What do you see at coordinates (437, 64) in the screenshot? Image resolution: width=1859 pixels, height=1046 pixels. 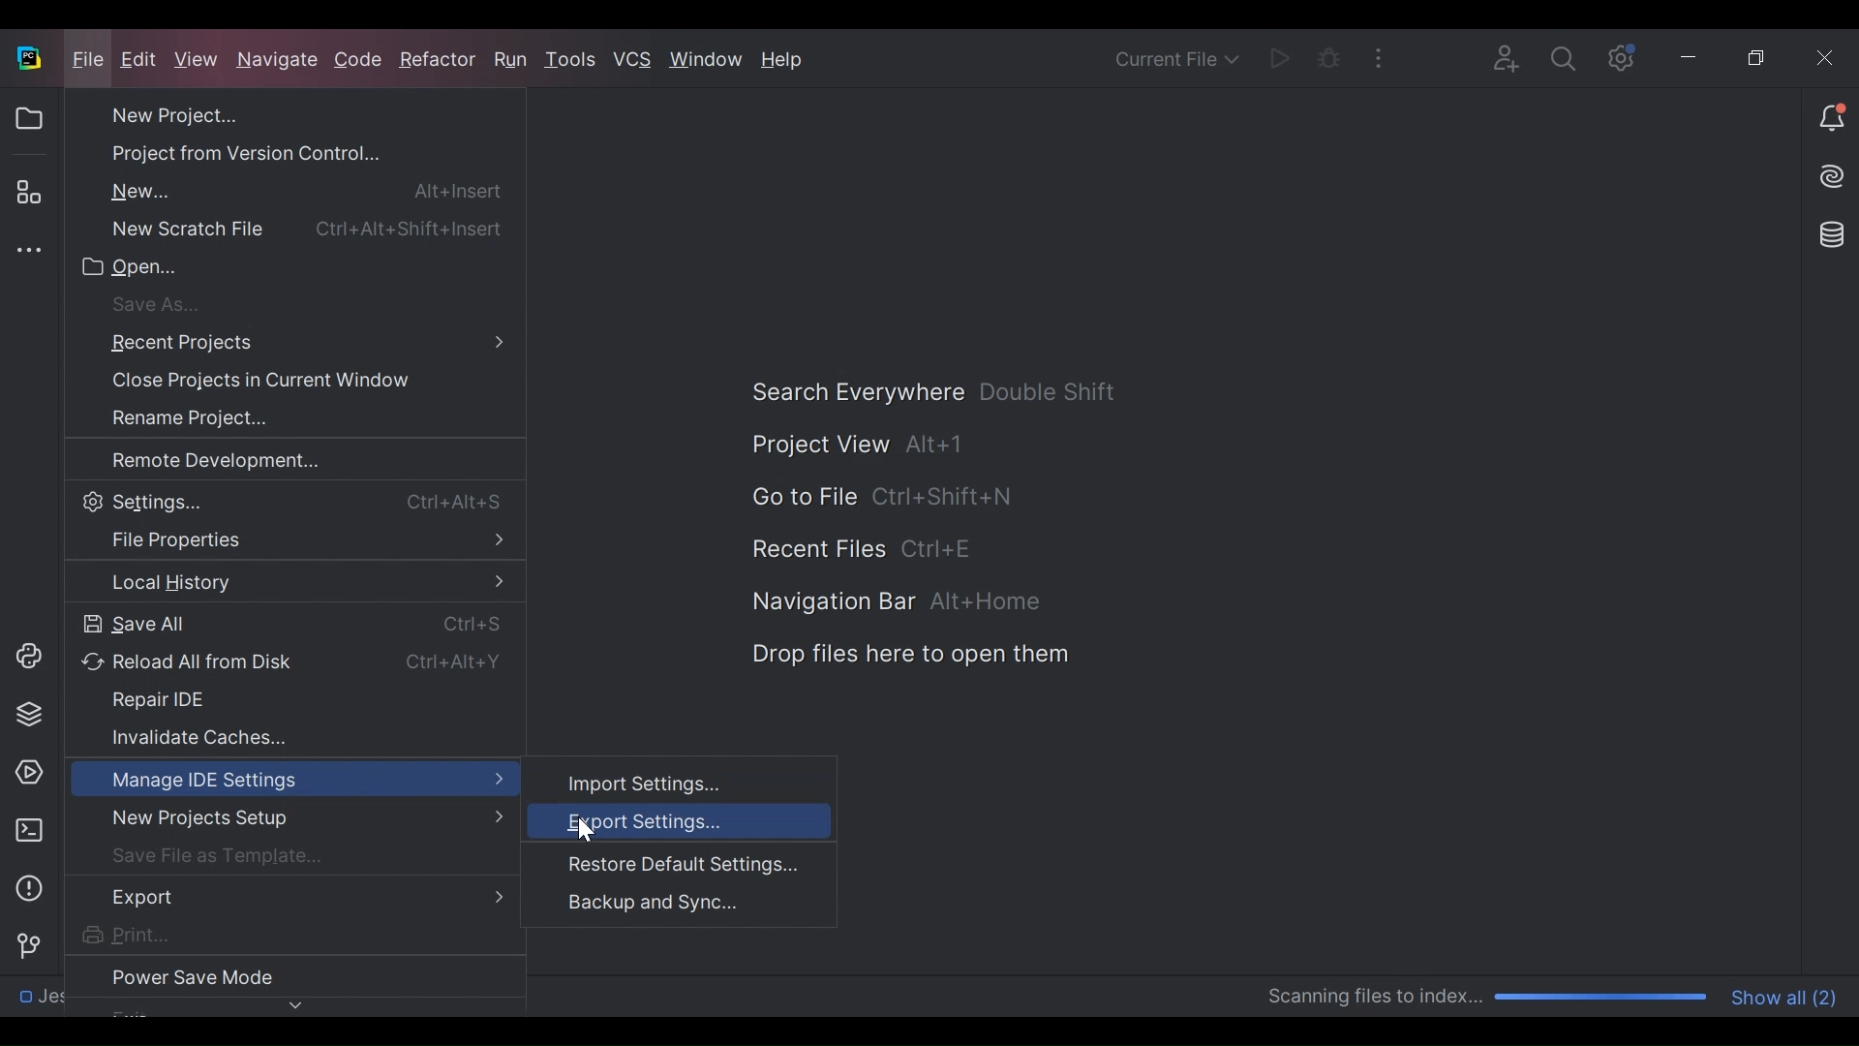 I see `Refractor` at bounding box center [437, 64].